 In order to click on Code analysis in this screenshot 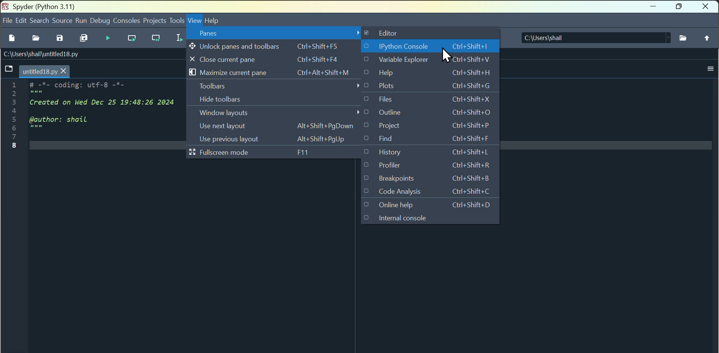, I will do `click(430, 191)`.